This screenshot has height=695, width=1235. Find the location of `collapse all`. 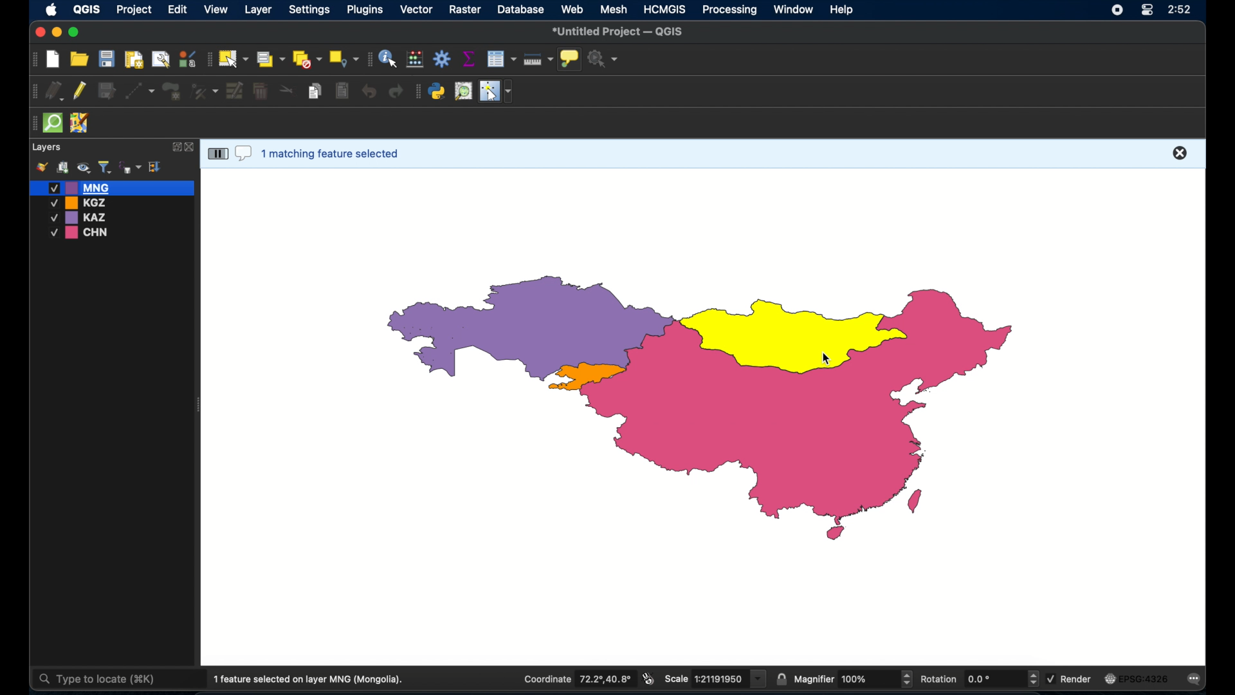

collapse all is located at coordinates (156, 166).